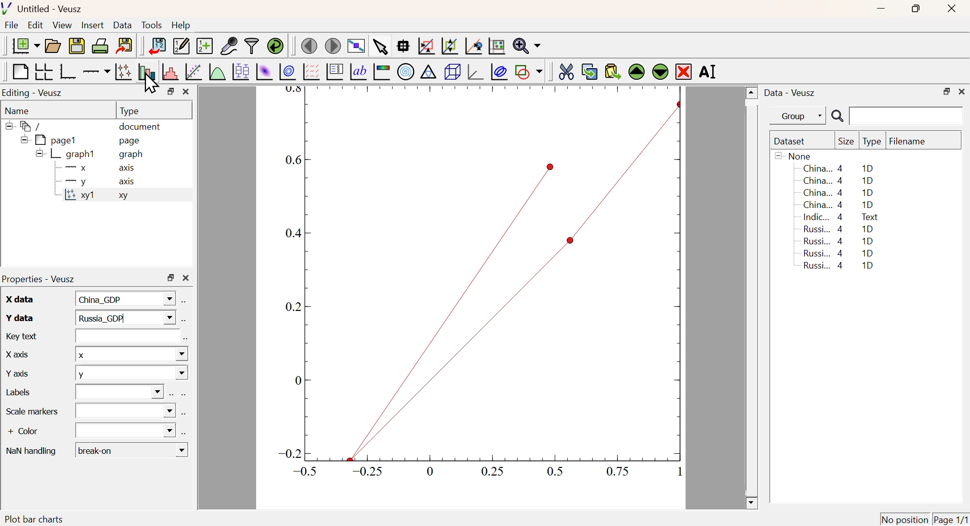 This screenshot has height=526, width=970. What do you see at coordinates (792, 93) in the screenshot?
I see `Data - Veusz` at bounding box center [792, 93].